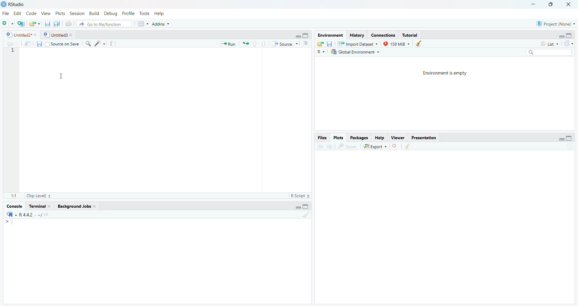  What do you see at coordinates (411, 147) in the screenshot?
I see `Clear all viewer items` at bounding box center [411, 147].